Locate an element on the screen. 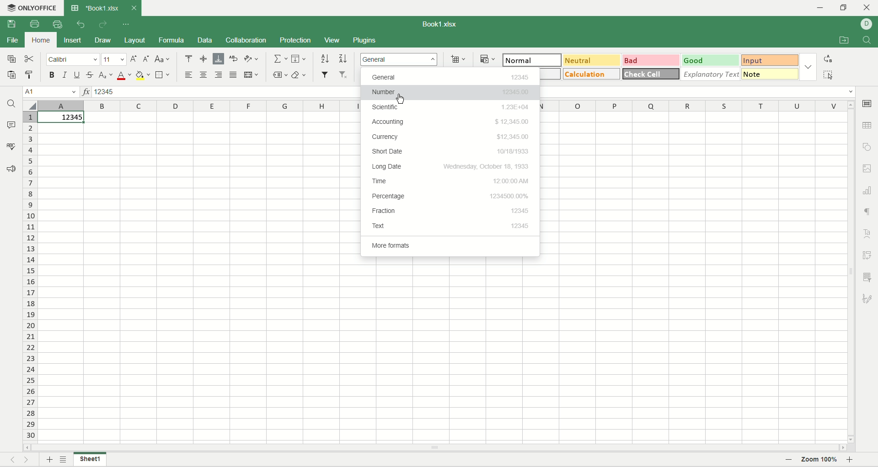 This screenshot has width=878, height=467. protection is located at coordinates (294, 40).